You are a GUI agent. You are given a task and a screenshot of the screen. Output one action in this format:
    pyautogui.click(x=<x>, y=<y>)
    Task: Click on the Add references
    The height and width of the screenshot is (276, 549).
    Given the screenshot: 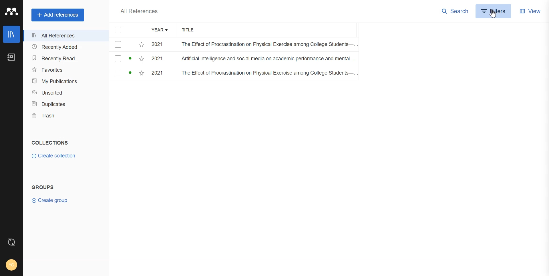 What is the action you would take?
    pyautogui.click(x=58, y=15)
    